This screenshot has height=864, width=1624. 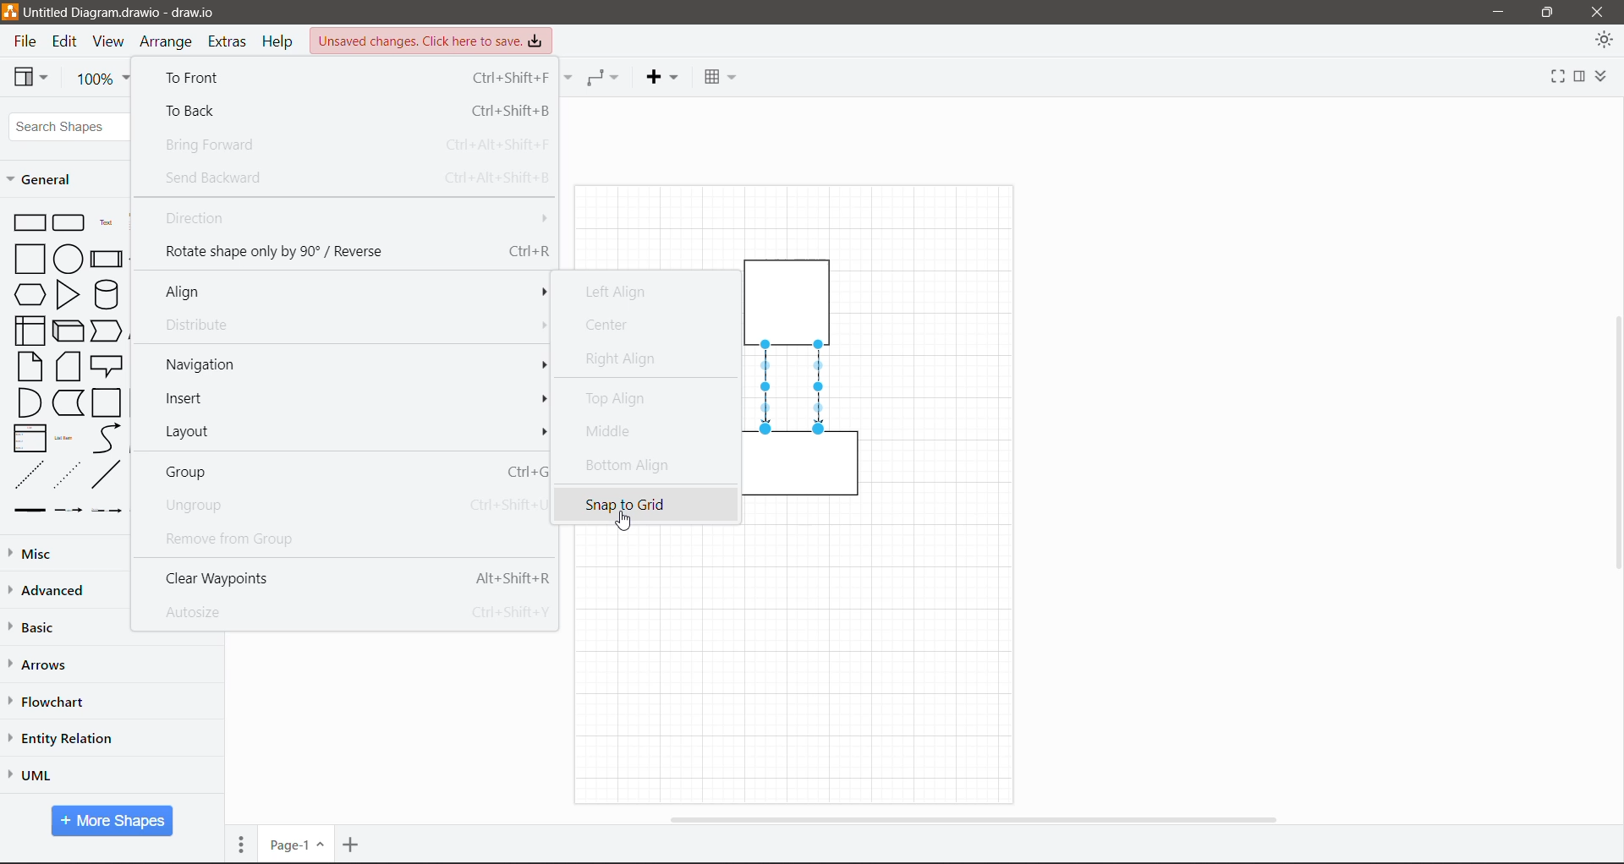 What do you see at coordinates (354, 177) in the screenshot?
I see `Send Backward` at bounding box center [354, 177].